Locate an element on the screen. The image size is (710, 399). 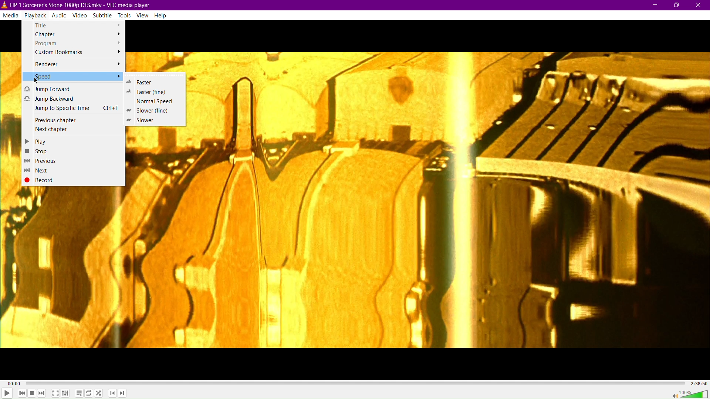
Title is located at coordinates (74, 24).